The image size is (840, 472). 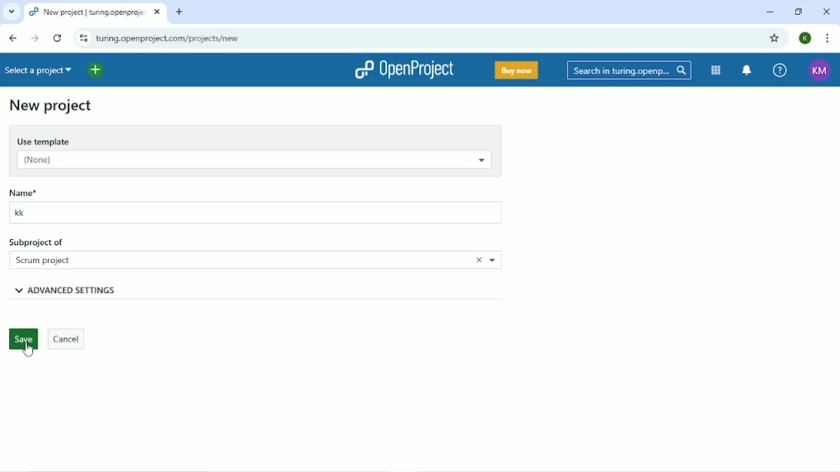 What do you see at coordinates (820, 71) in the screenshot?
I see `KM` at bounding box center [820, 71].